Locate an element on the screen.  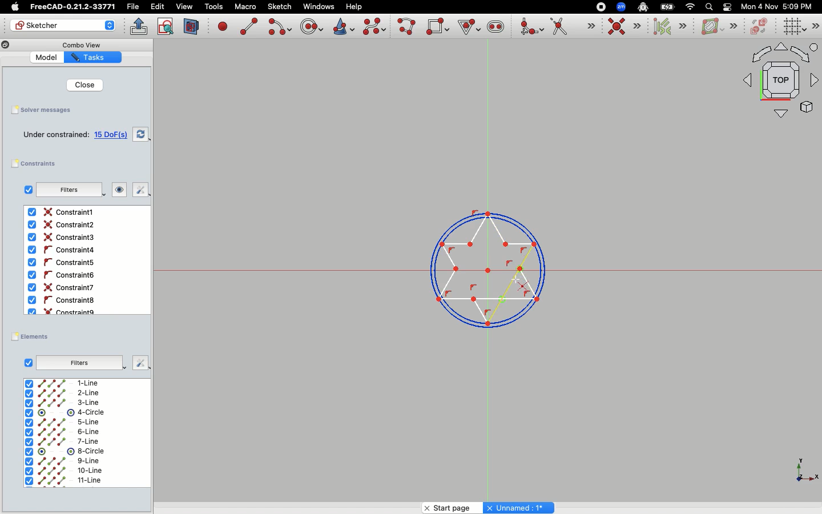
Create arc is located at coordinates (279, 27).